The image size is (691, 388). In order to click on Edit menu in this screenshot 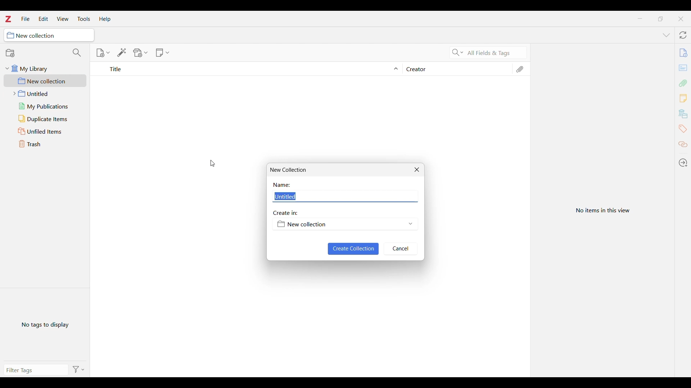, I will do `click(44, 19)`.